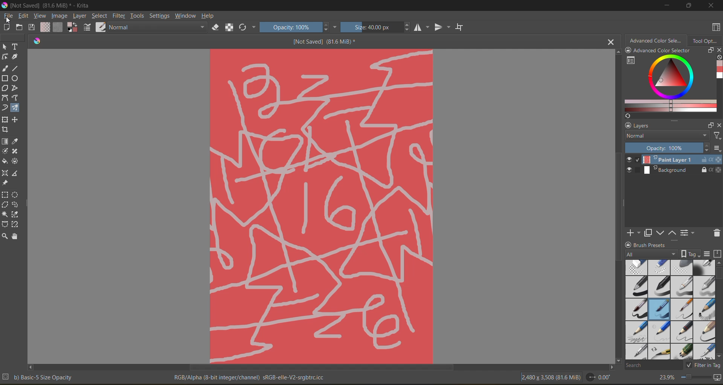 Image resolution: width=723 pixels, height=385 pixels. I want to click on float docker, so click(711, 126).